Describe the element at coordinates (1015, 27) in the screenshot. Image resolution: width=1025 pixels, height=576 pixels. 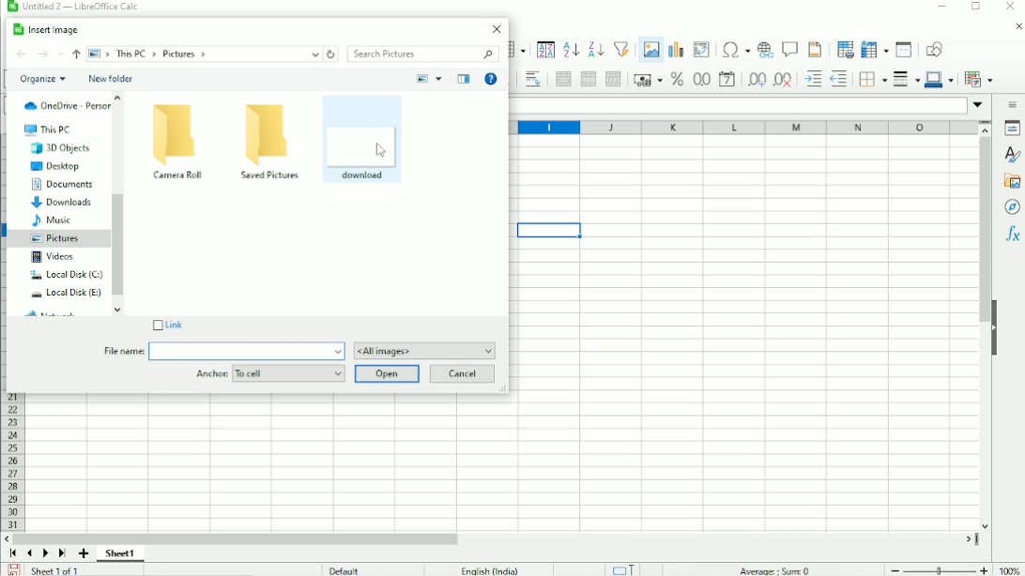
I see `Close document` at that location.